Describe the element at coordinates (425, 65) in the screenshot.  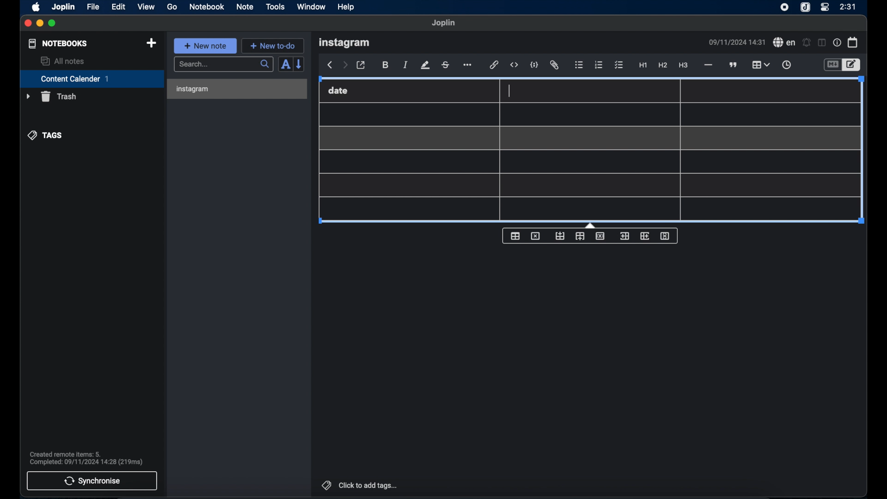
I see `highlight` at that location.